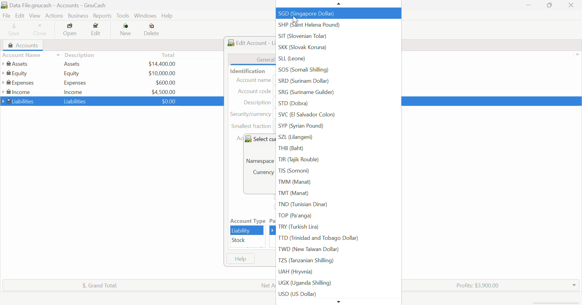 The width and height of the screenshot is (582, 305). I want to click on Accounts Tab Open, so click(25, 45).